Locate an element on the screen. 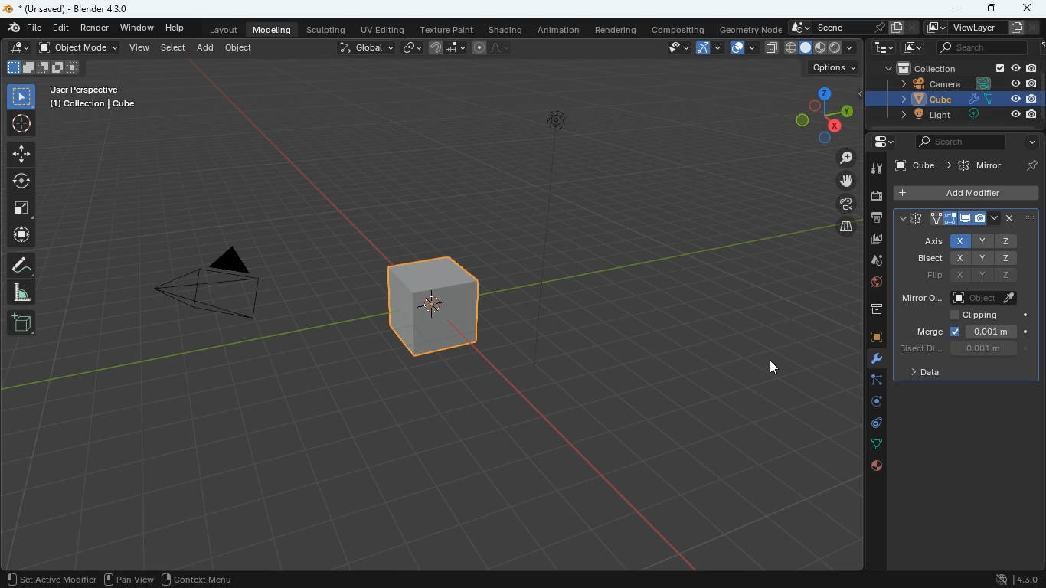 The image size is (1046, 588). camera is located at coordinates (839, 204).